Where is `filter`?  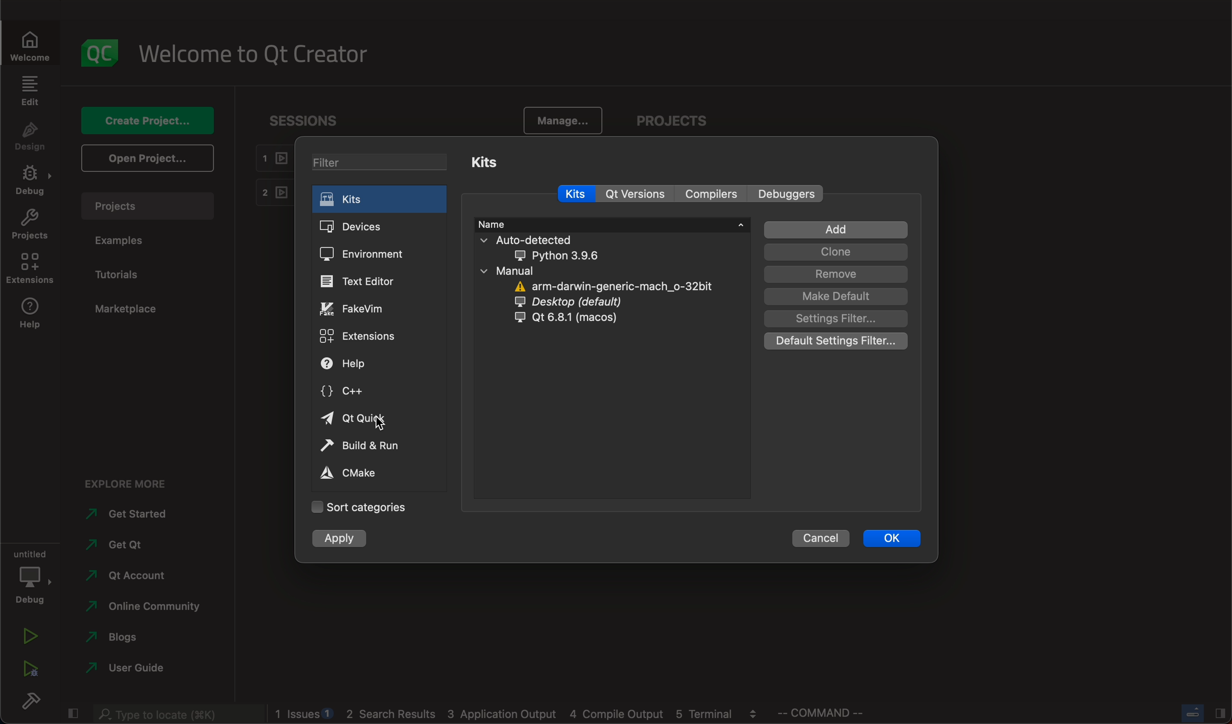 filter is located at coordinates (383, 163).